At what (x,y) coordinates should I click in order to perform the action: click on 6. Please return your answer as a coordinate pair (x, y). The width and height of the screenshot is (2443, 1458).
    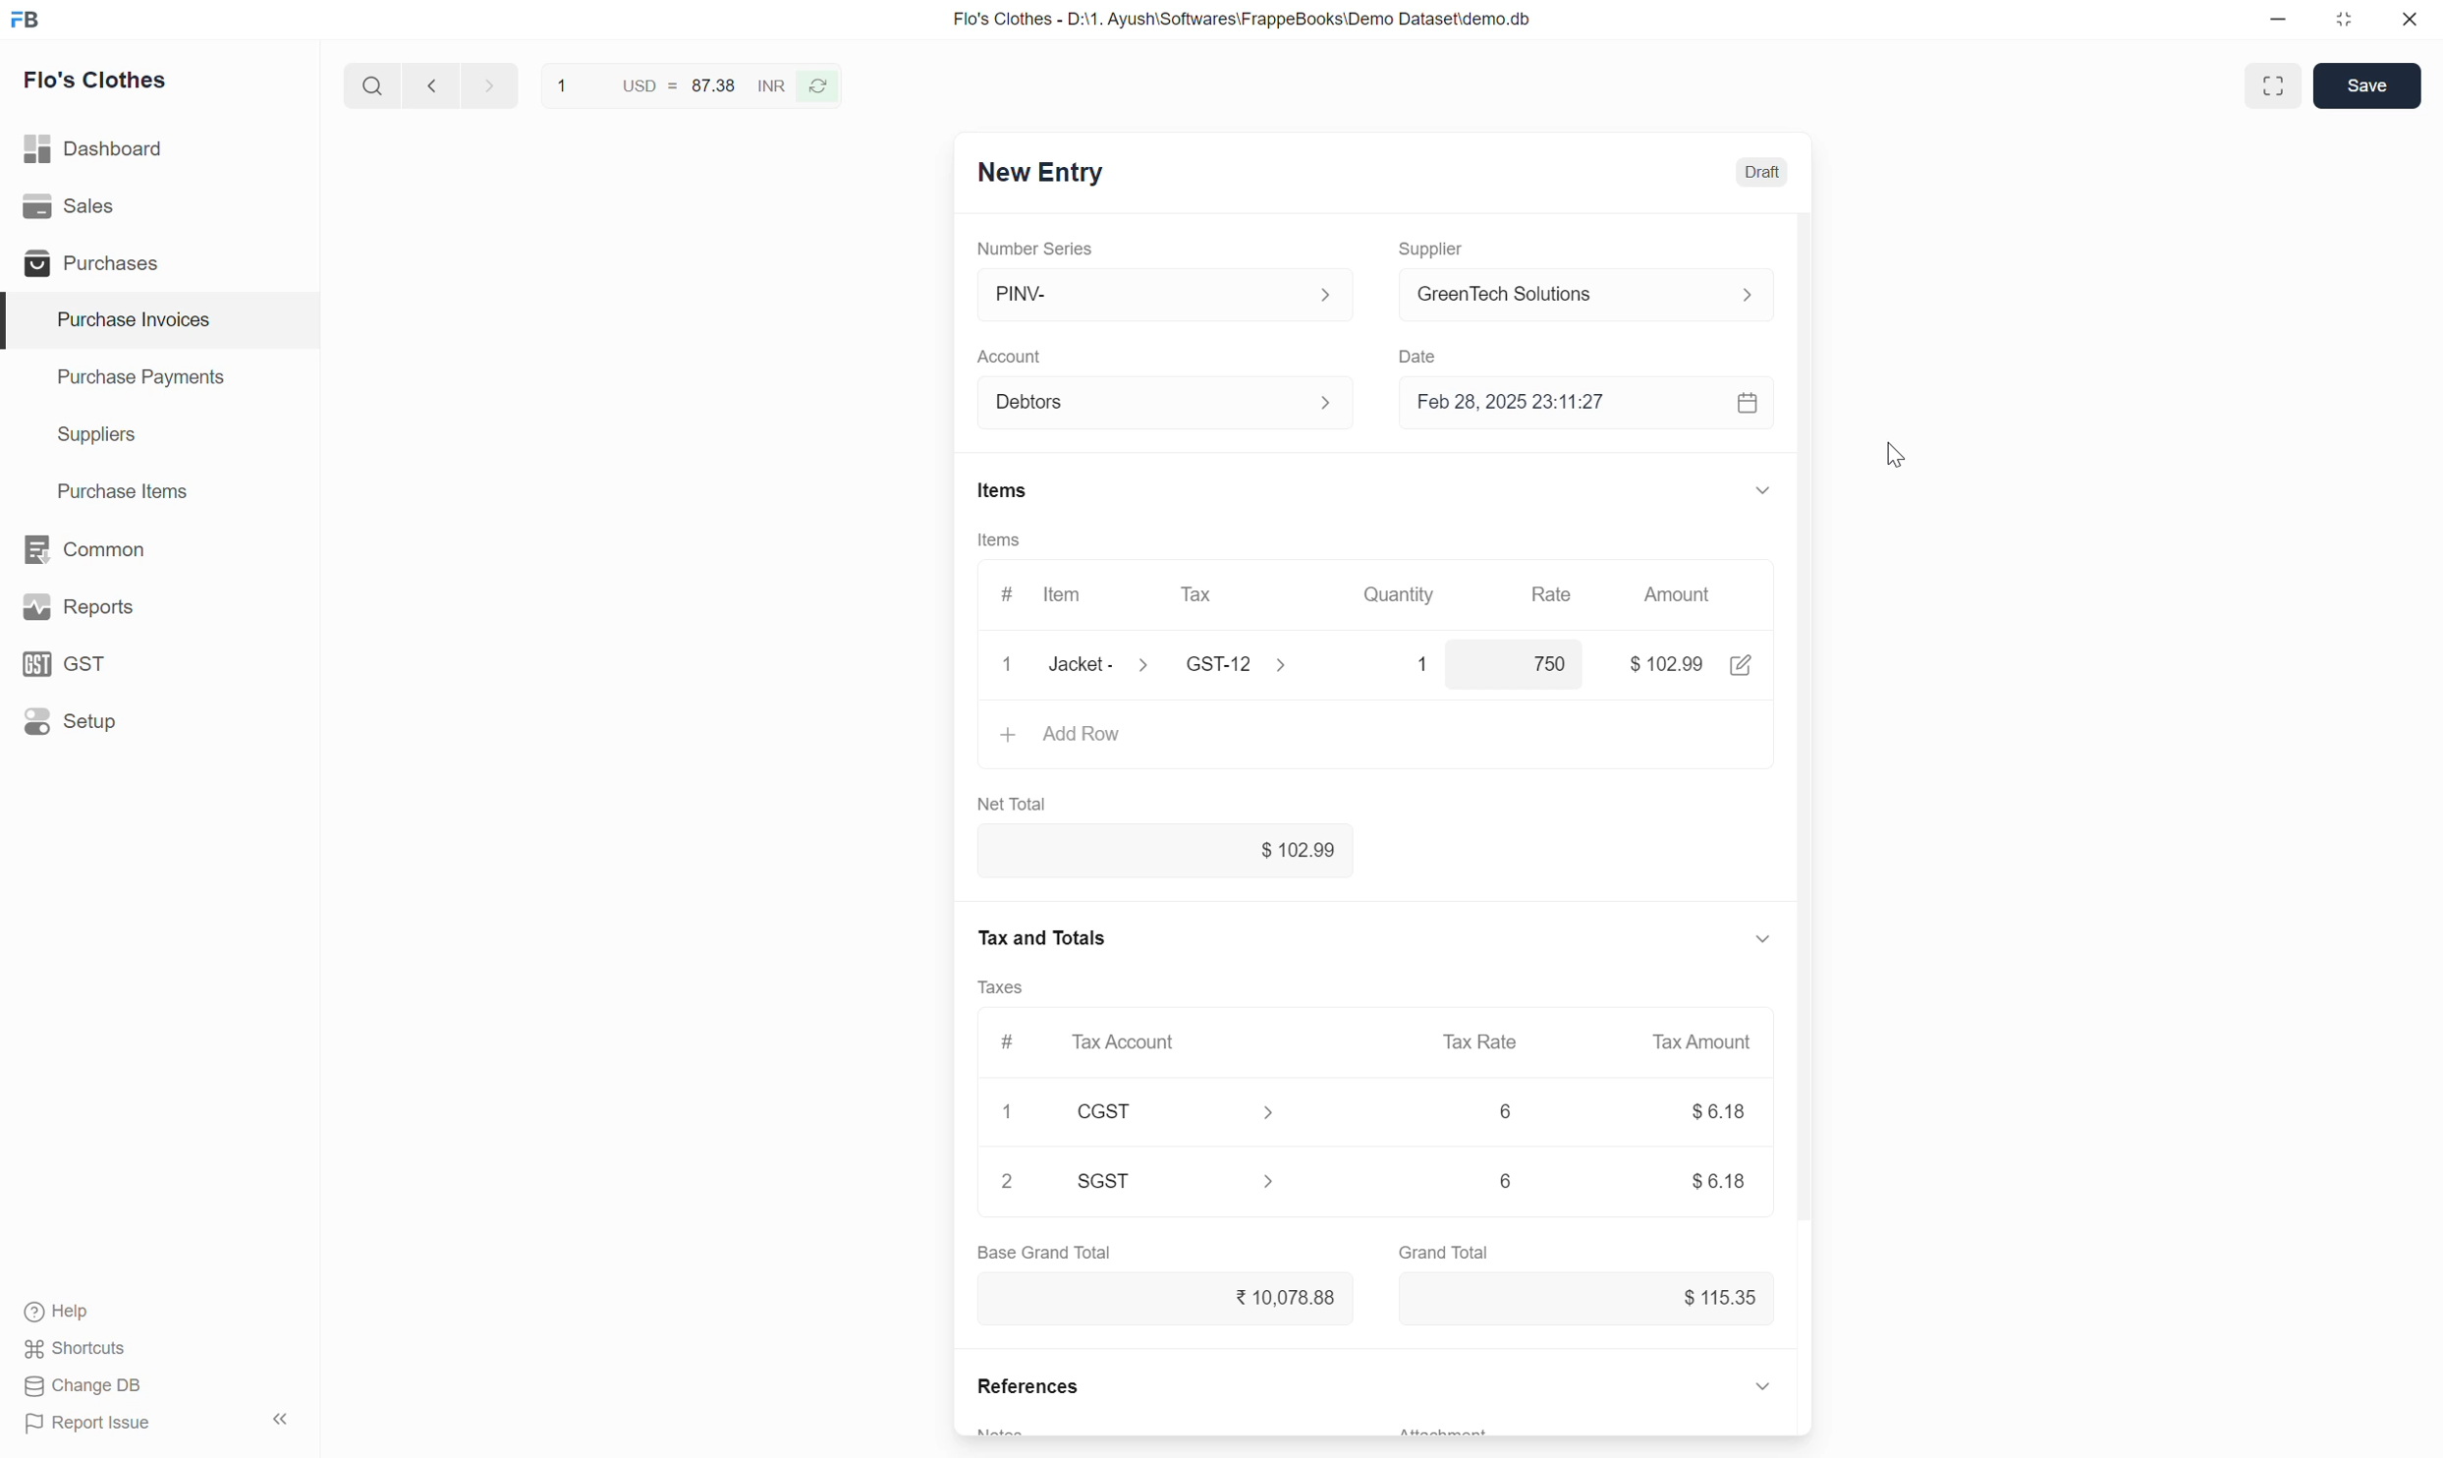
    Looking at the image, I should click on (1506, 1110).